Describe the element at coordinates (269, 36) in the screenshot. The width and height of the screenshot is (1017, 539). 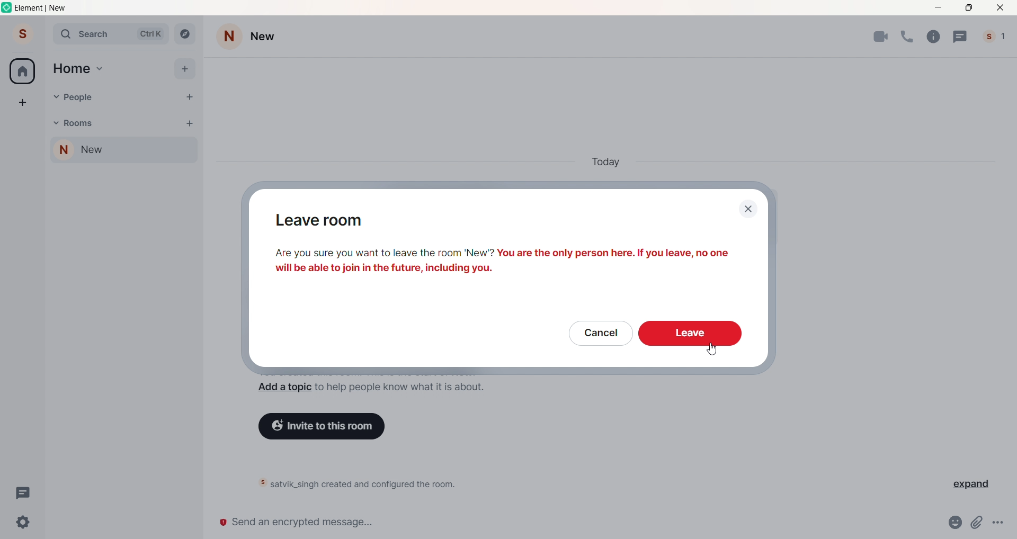
I see `New` at that location.